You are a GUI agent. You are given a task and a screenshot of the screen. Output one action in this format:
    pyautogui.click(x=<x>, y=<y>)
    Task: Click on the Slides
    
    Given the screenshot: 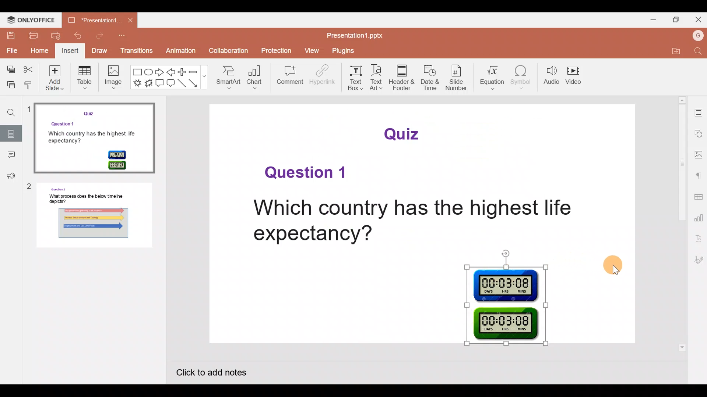 What is the action you would take?
    pyautogui.click(x=12, y=133)
    